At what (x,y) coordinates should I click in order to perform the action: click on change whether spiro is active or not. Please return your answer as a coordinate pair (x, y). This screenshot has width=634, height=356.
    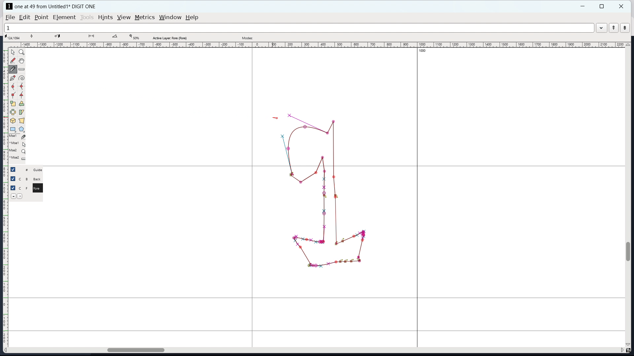
    Looking at the image, I should click on (21, 78).